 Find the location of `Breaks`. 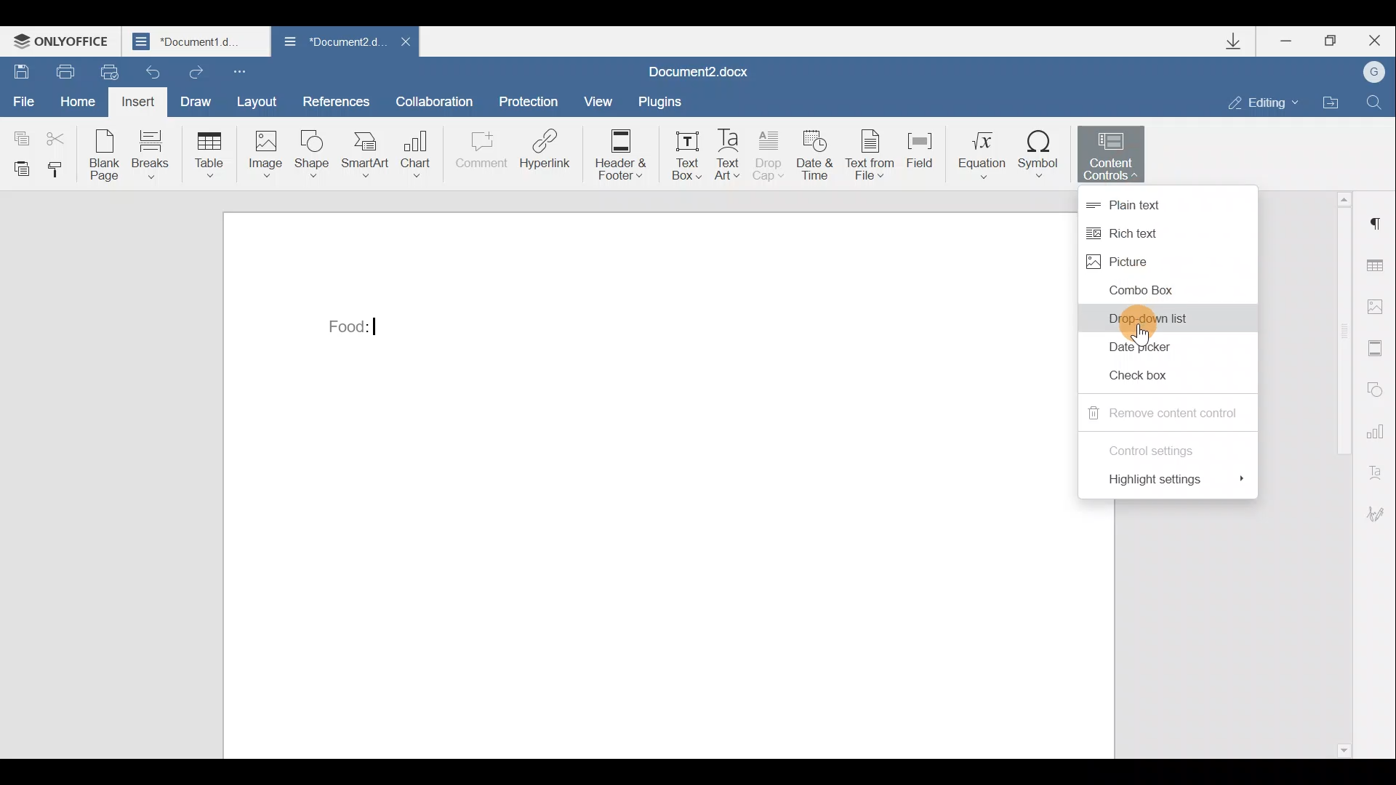

Breaks is located at coordinates (149, 158).